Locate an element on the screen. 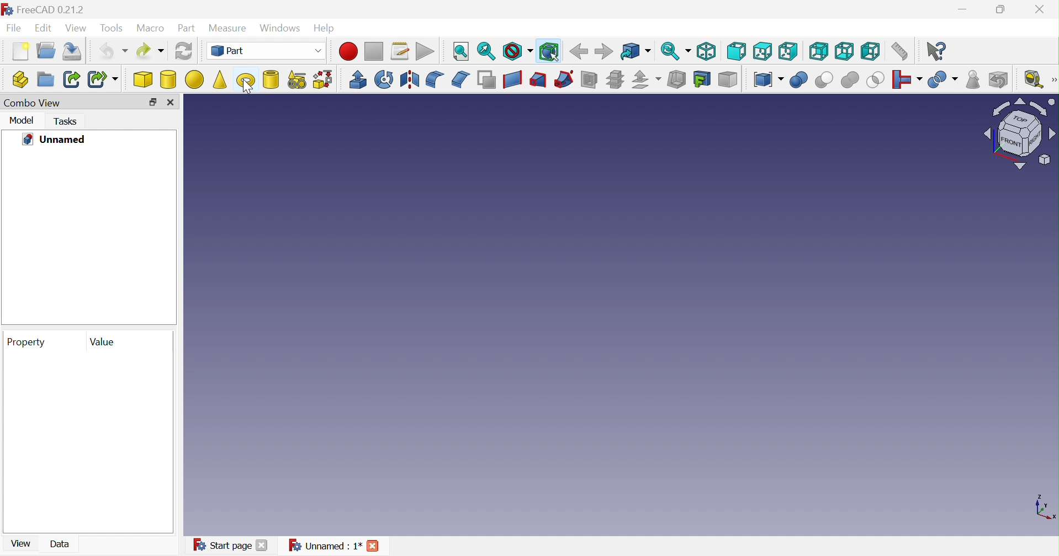 This screenshot has width=1059, height=556. Measure distance is located at coordinates (903, 51).